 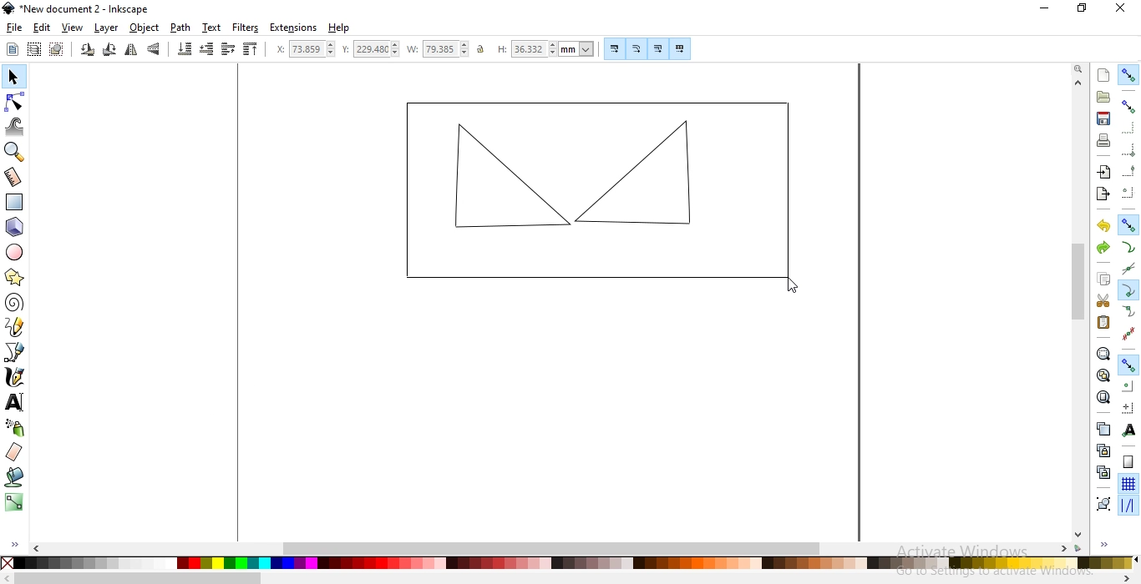 What do you see at coordinates (484, 50) in the screenshot?
I see `unlock` at bounding box center [484, 50].